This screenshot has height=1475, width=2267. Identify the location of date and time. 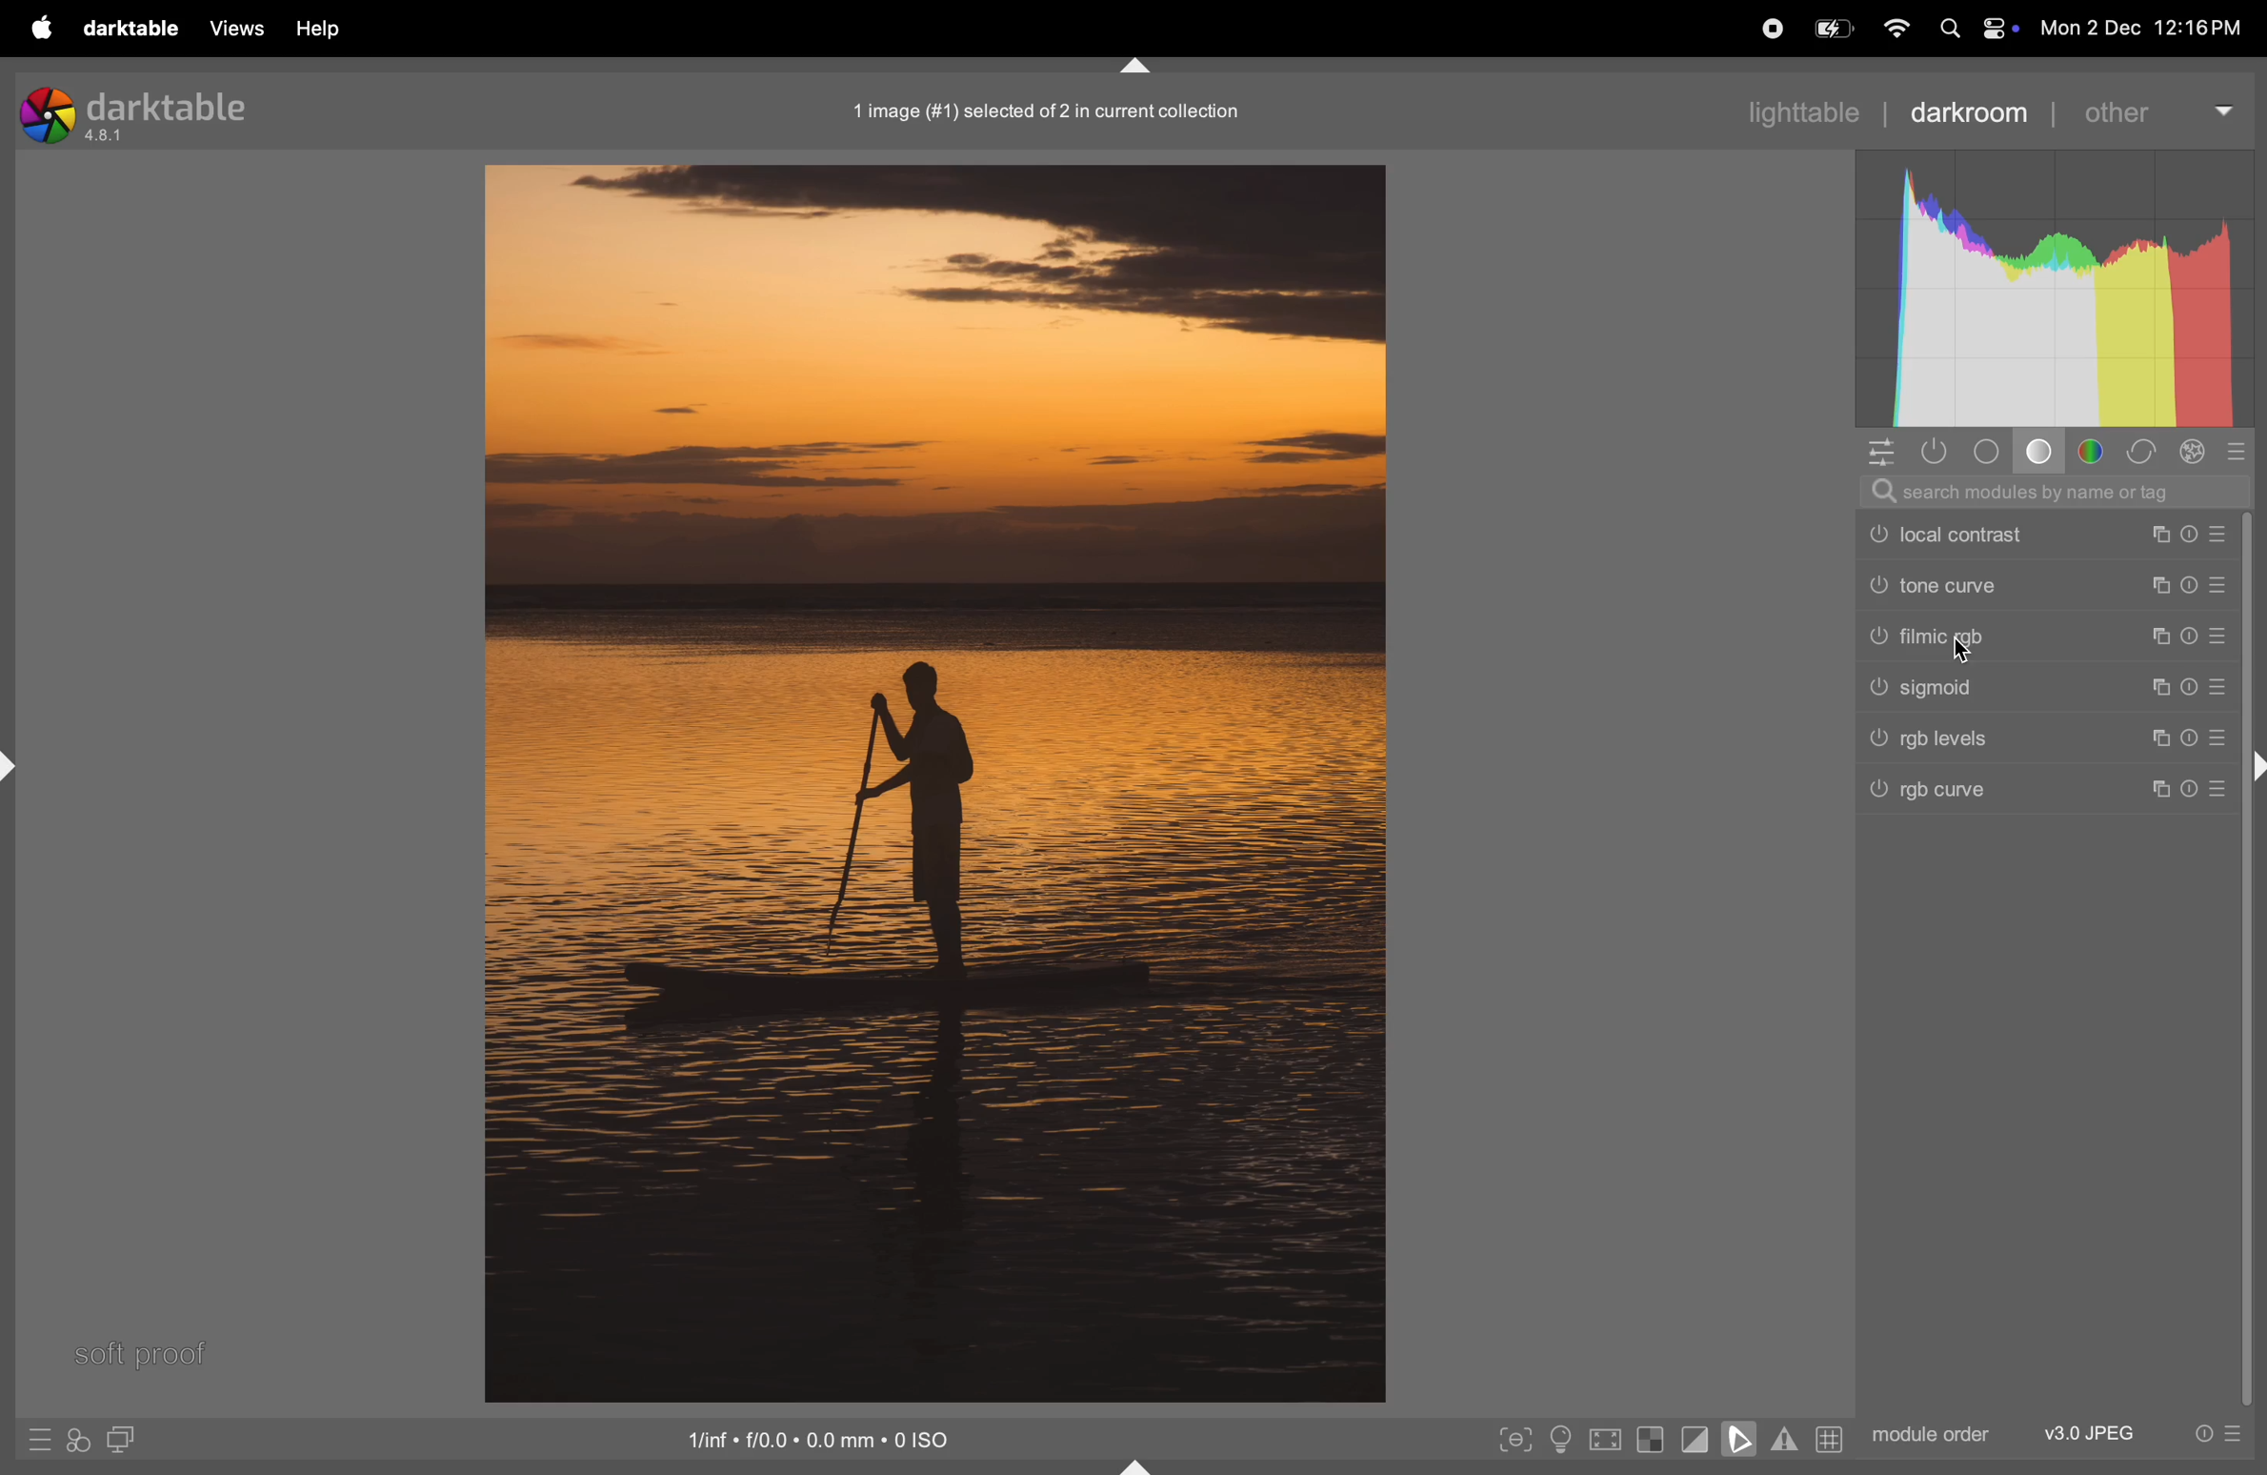
(2150, 30).